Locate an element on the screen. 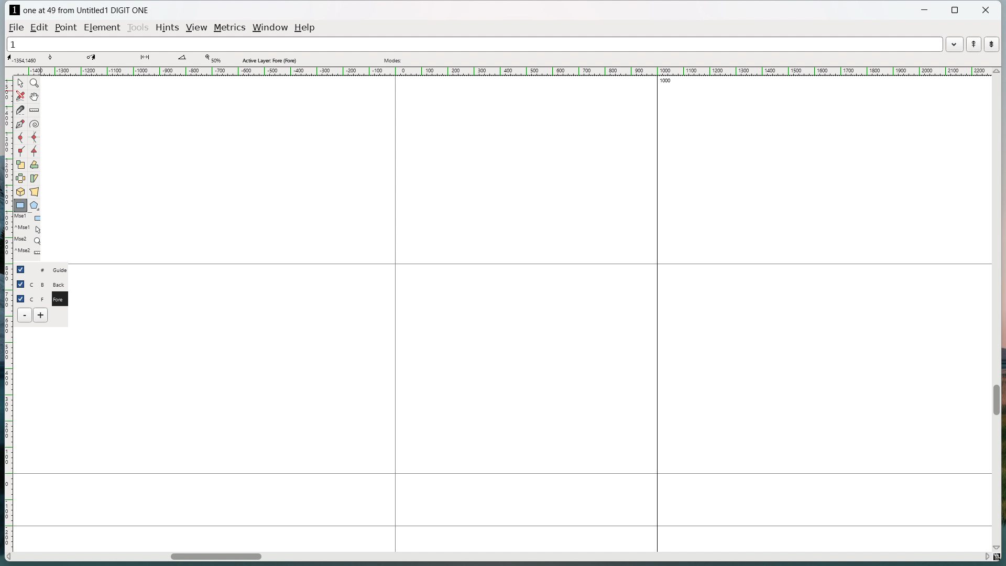 The width and height of the screenshot is (1006, 566). checkbox is located at coordinates (23, 269).